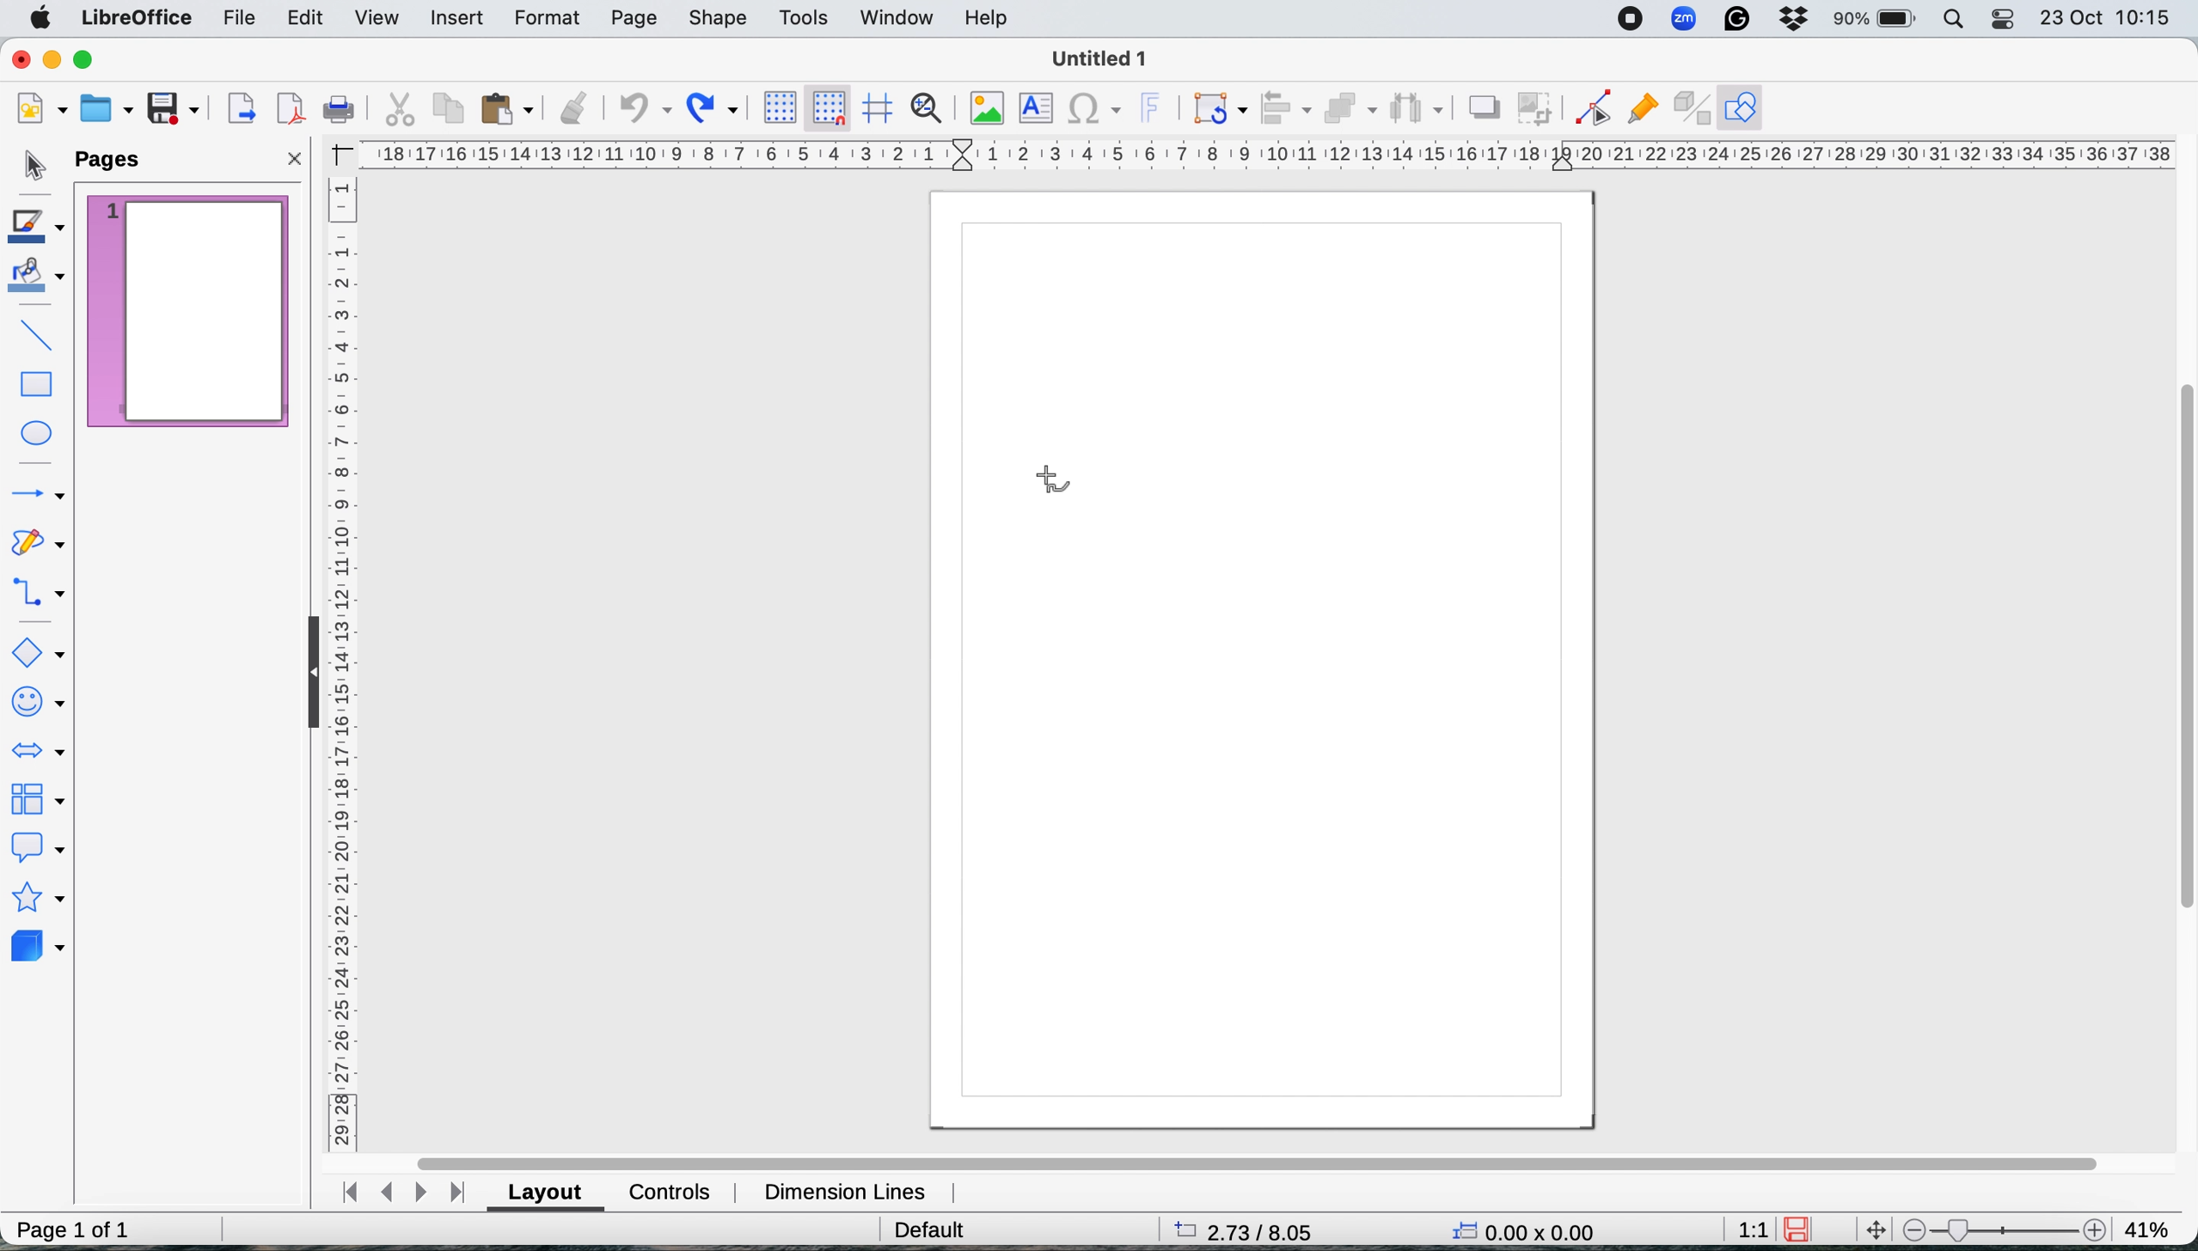  I want to click on insert fontwork text, so click(1156, 109).